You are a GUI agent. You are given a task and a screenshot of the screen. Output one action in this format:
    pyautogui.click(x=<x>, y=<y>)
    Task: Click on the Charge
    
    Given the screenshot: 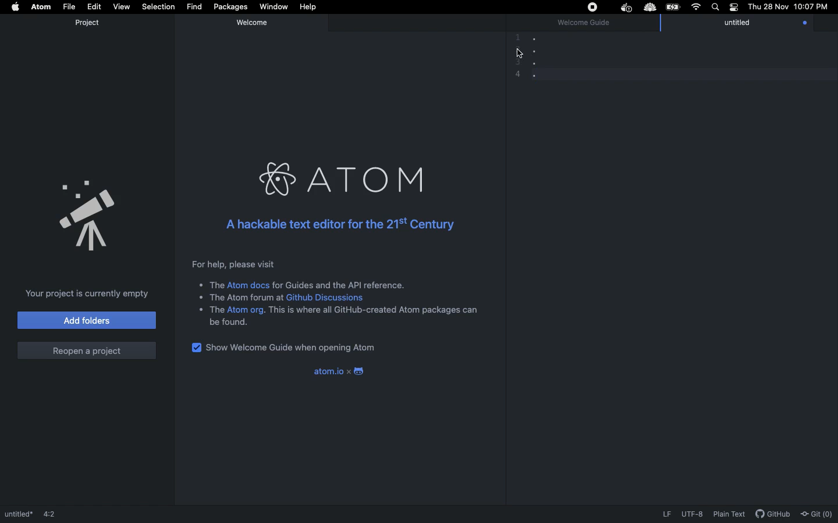 What is the action you would take?
    pyautogui.click(x=673, y=7)
    